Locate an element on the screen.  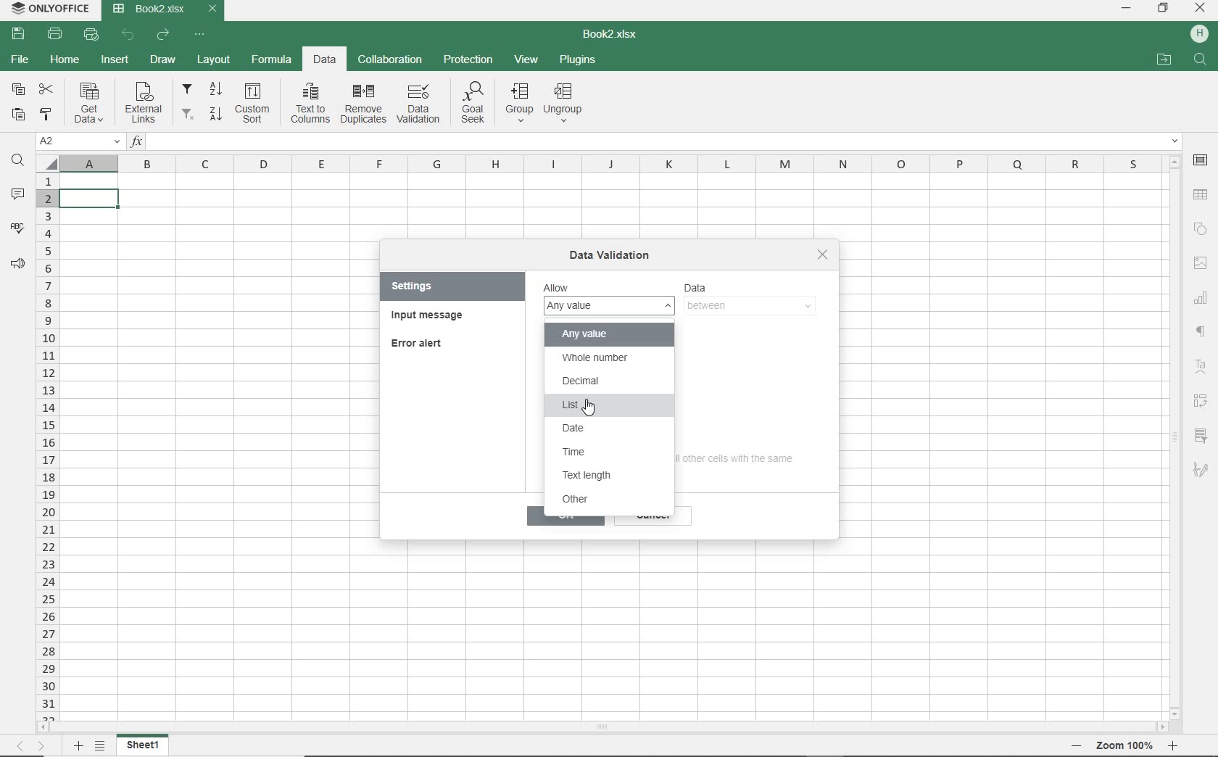
ROWS is located at coordinates (46, 443).